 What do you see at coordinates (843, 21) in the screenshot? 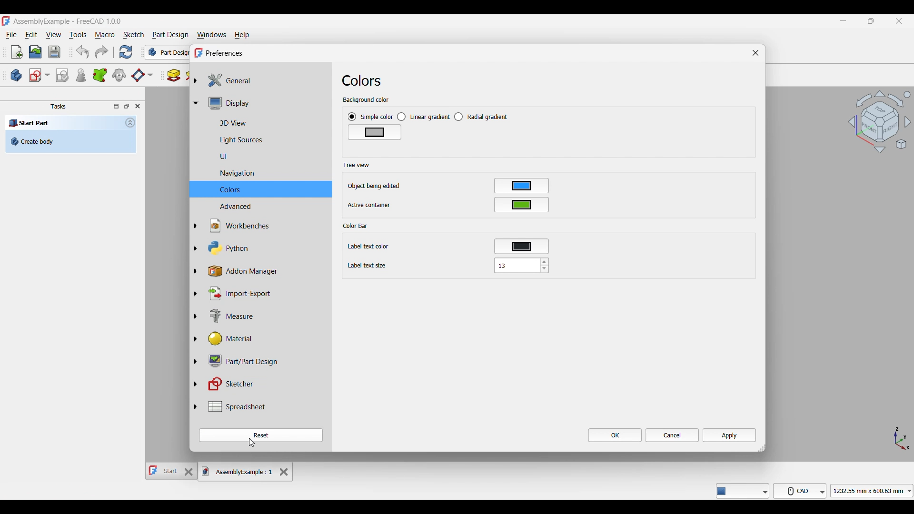
I see `Minimize` at bounding box center [843, 21].